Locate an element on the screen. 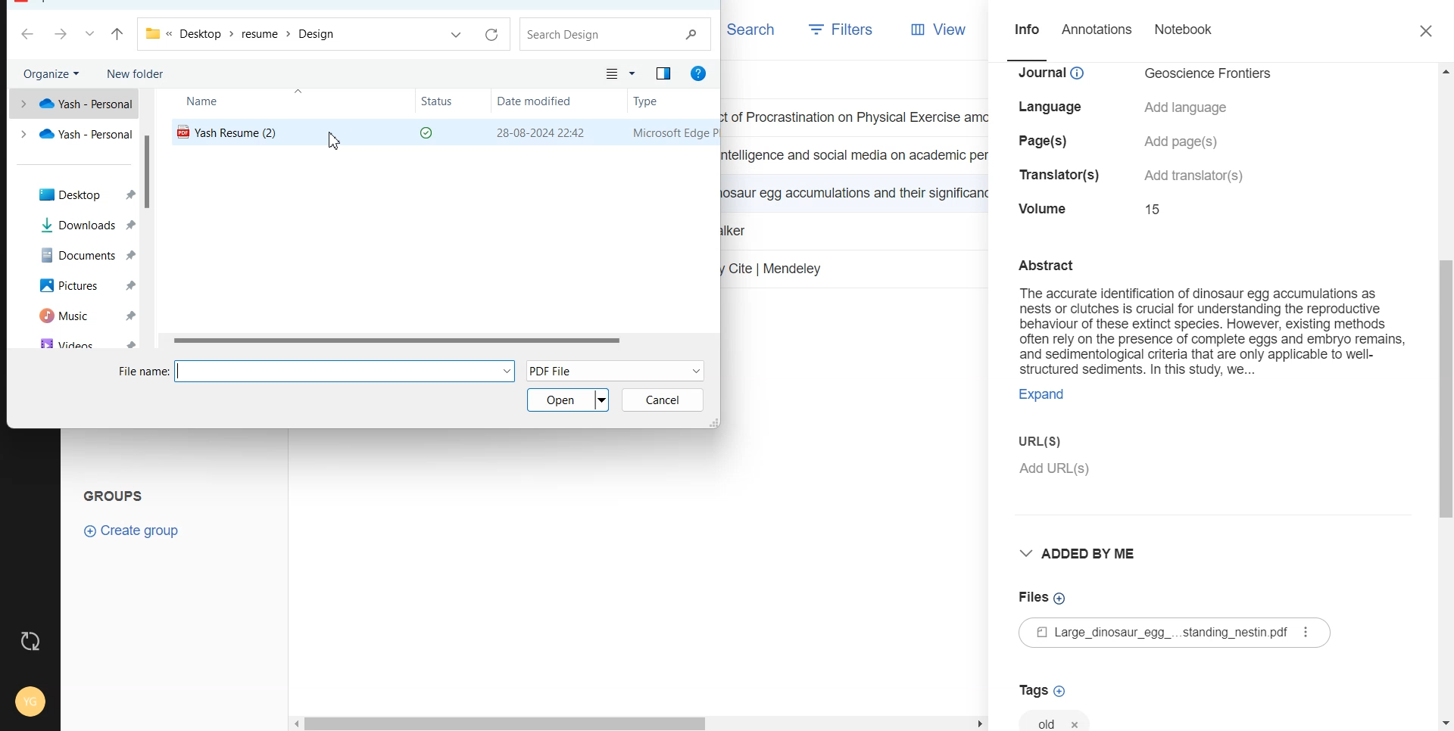  Name is located at coordinates (224, 102).